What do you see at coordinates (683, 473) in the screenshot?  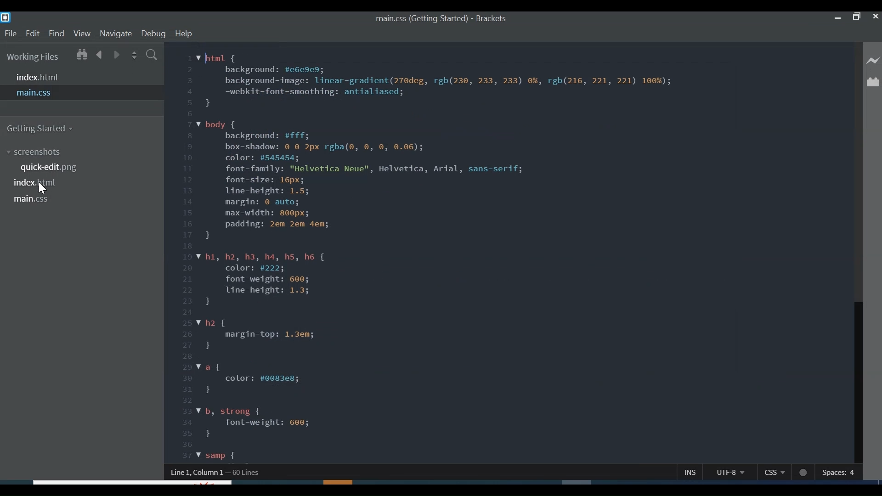 I see `Insert` at bounding box center [683, 473].